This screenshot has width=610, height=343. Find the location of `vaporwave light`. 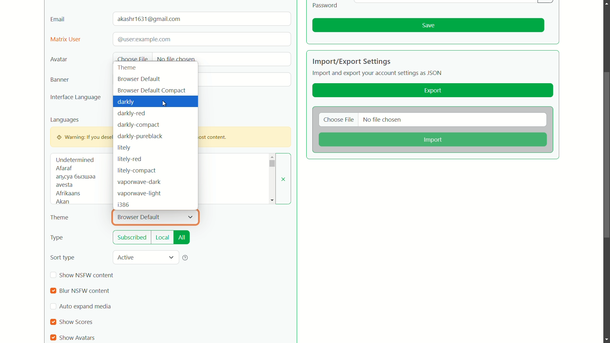

vaporwave light is located at coordinates (139, 194).